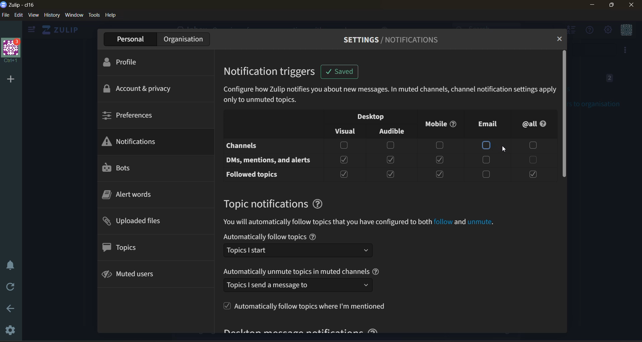 This screenshot has width=642, height=342. I want to click on checkbox, so click(439, 174).